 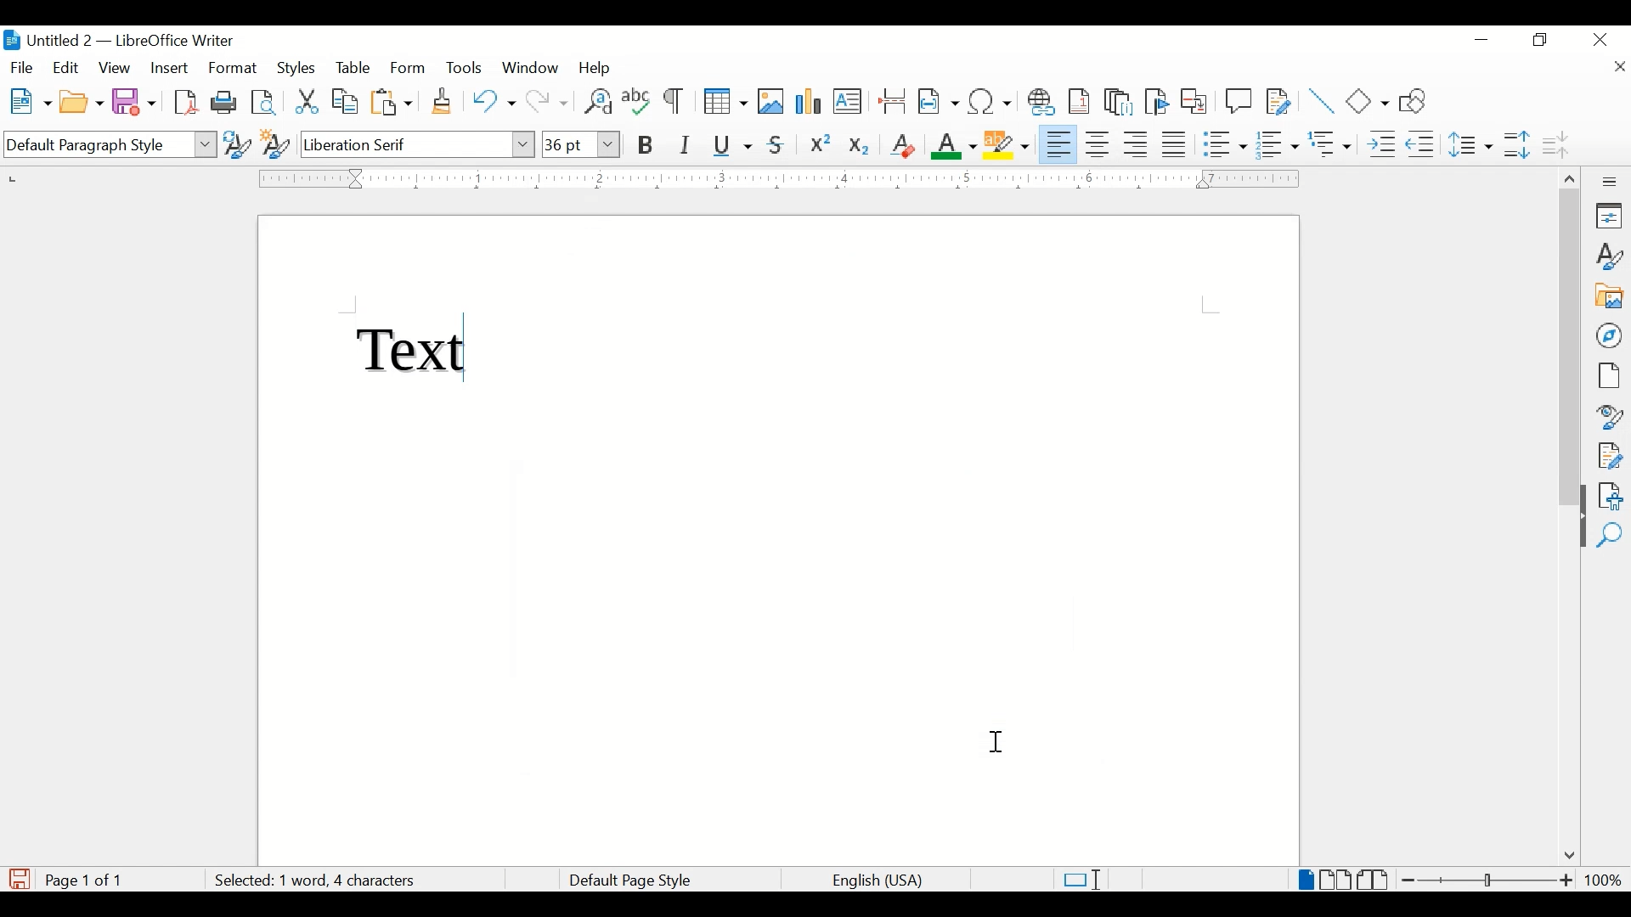 I want to click on untitled 2 - libreOffice Writer, so click(x=118, y=43).